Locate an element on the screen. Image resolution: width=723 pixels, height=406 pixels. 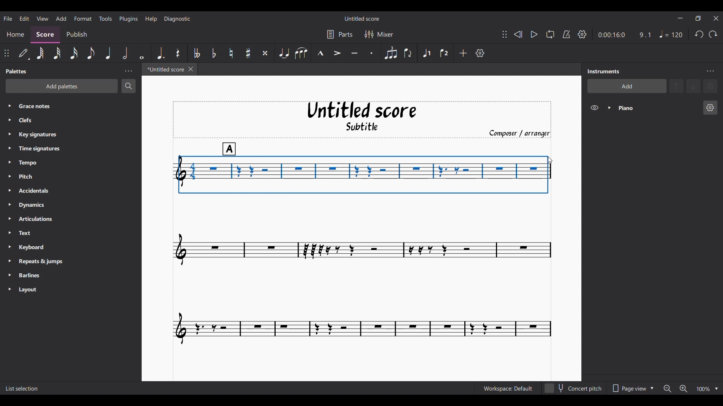
Publish section is located at coordinates (78, 33).